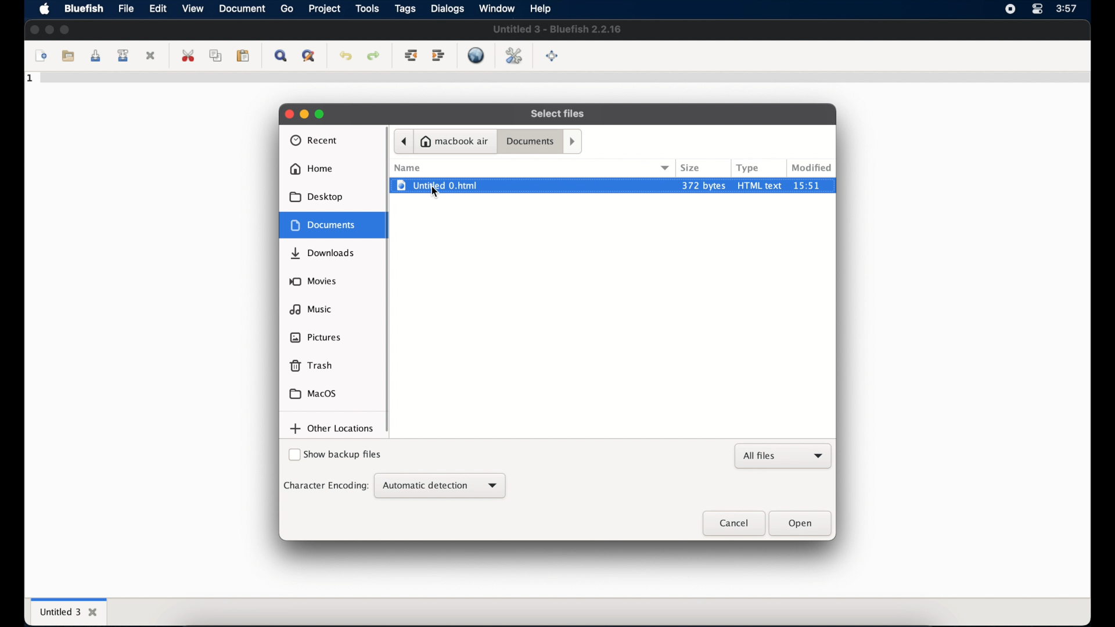 The height and width of the screenshot is (627, 1115). I want to click on MacBook Air, so click(455, 141).